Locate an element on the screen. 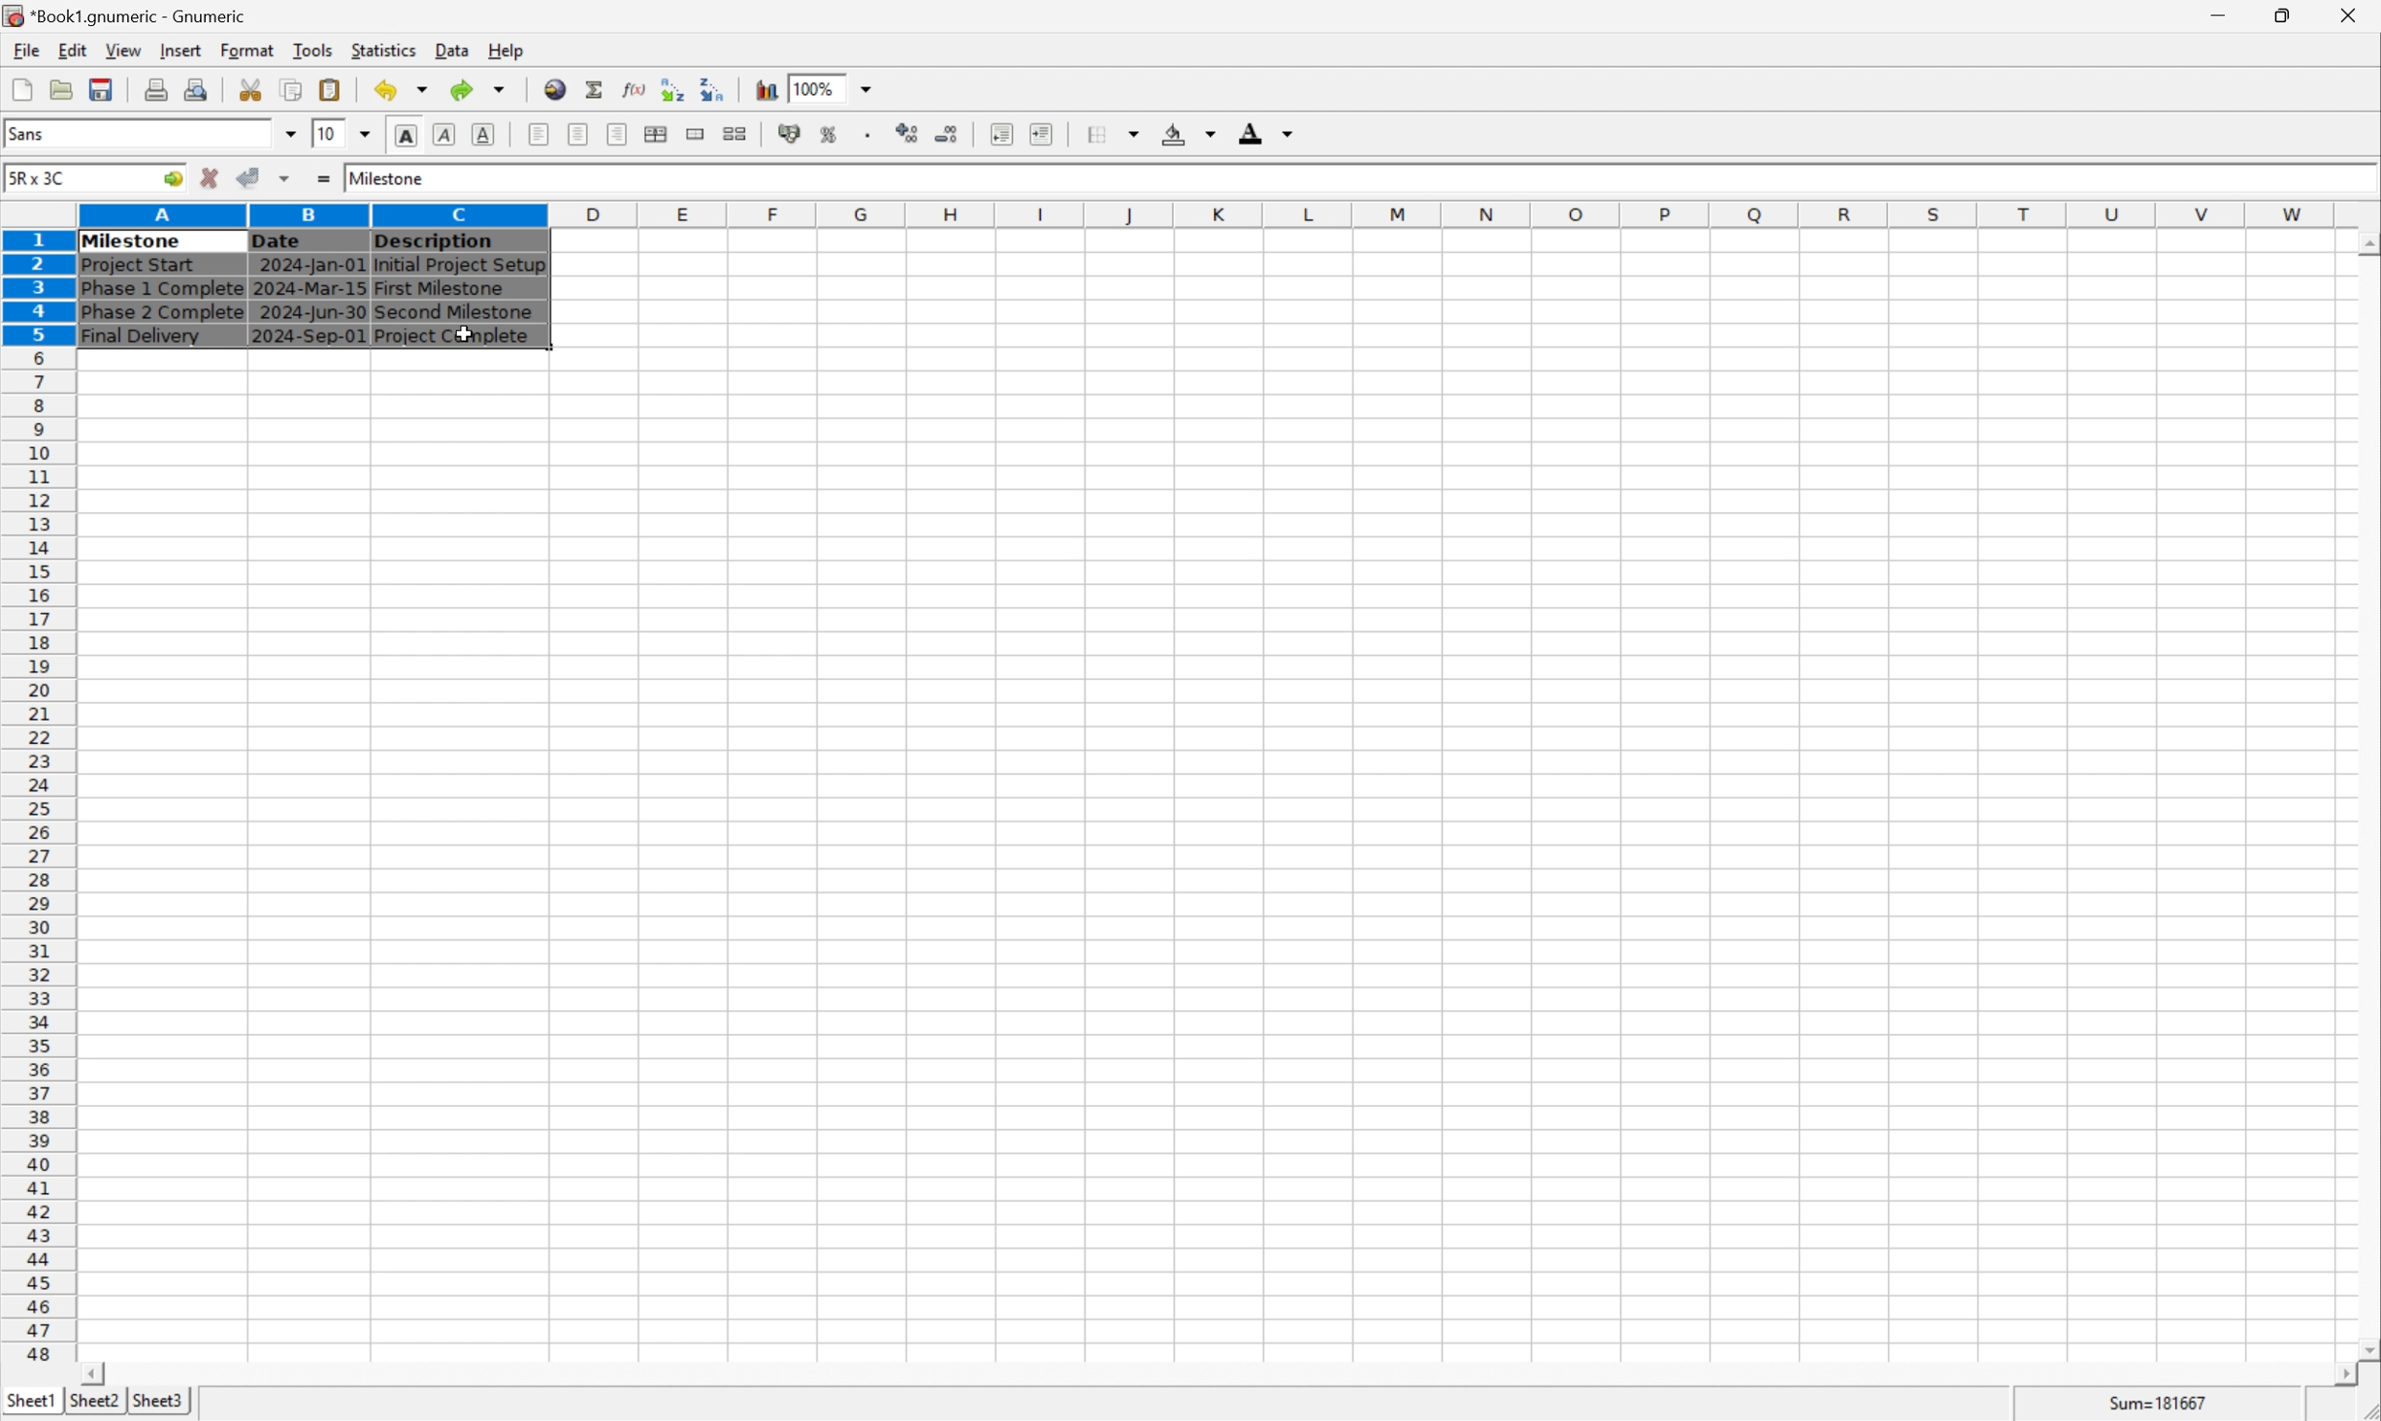 This screenshot has width=2381, height=1421. copy from selection is located at coordinates (294, 90).